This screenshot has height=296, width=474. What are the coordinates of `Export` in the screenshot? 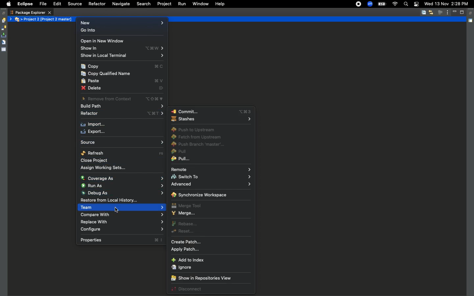 It's located at (95, 132).